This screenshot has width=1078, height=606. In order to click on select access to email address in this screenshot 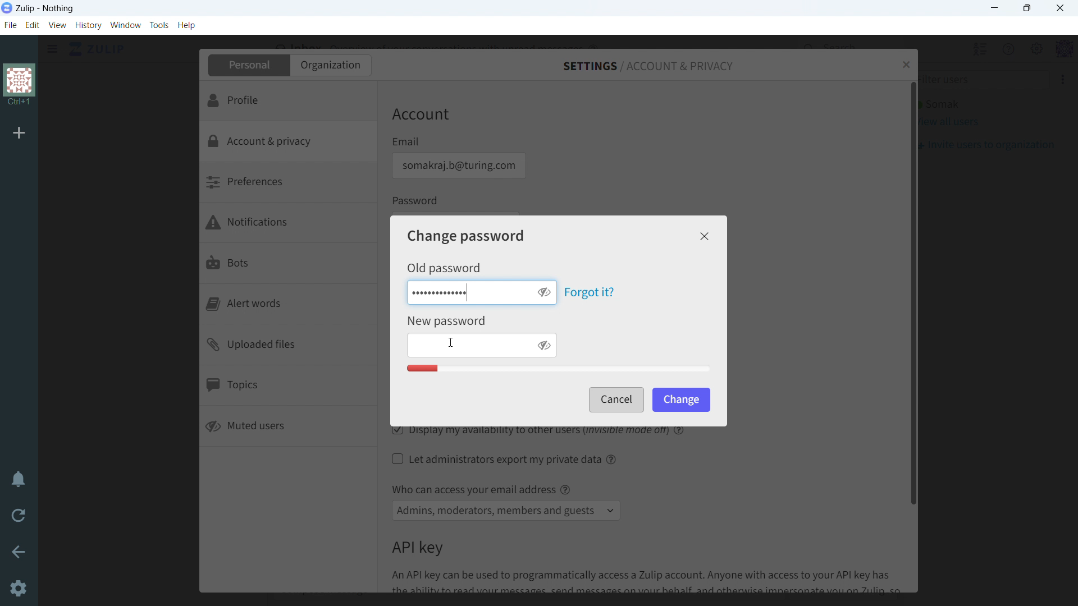, I will do `click(506, 511)`.